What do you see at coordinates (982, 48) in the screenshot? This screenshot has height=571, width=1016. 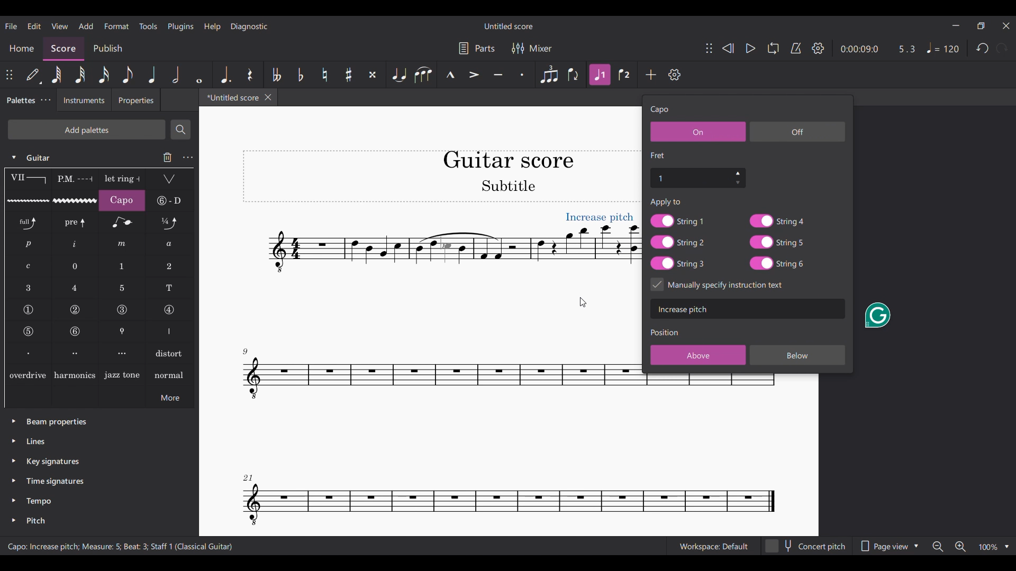 I see `Undo` at bounding box center [982, 48].